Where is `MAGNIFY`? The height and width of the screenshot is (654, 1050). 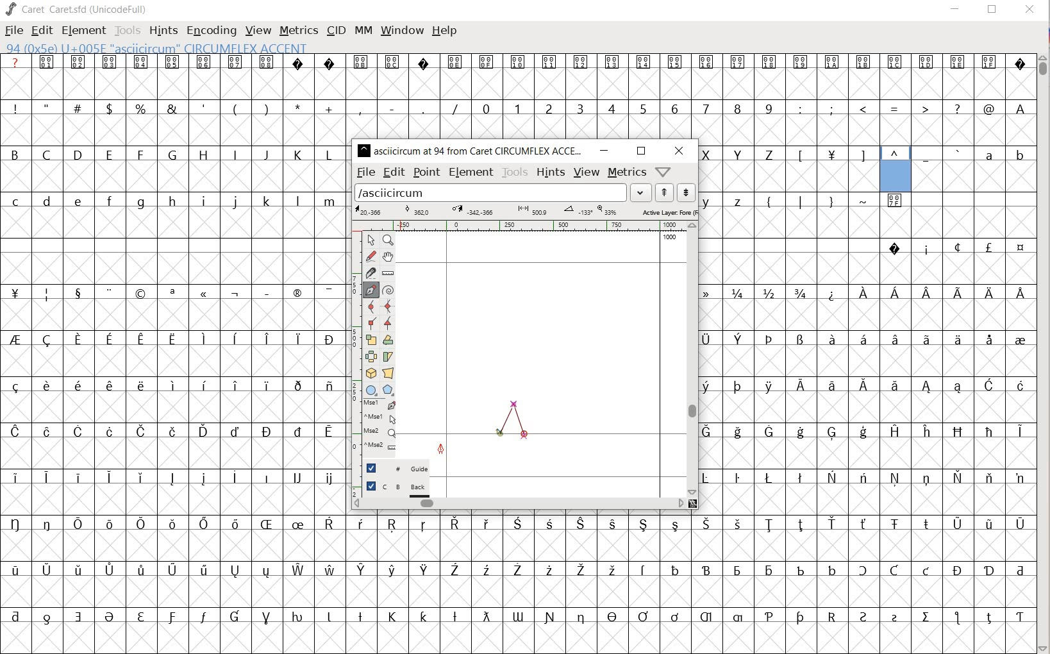
MAGNIFY is located at coordinates (390, 240).